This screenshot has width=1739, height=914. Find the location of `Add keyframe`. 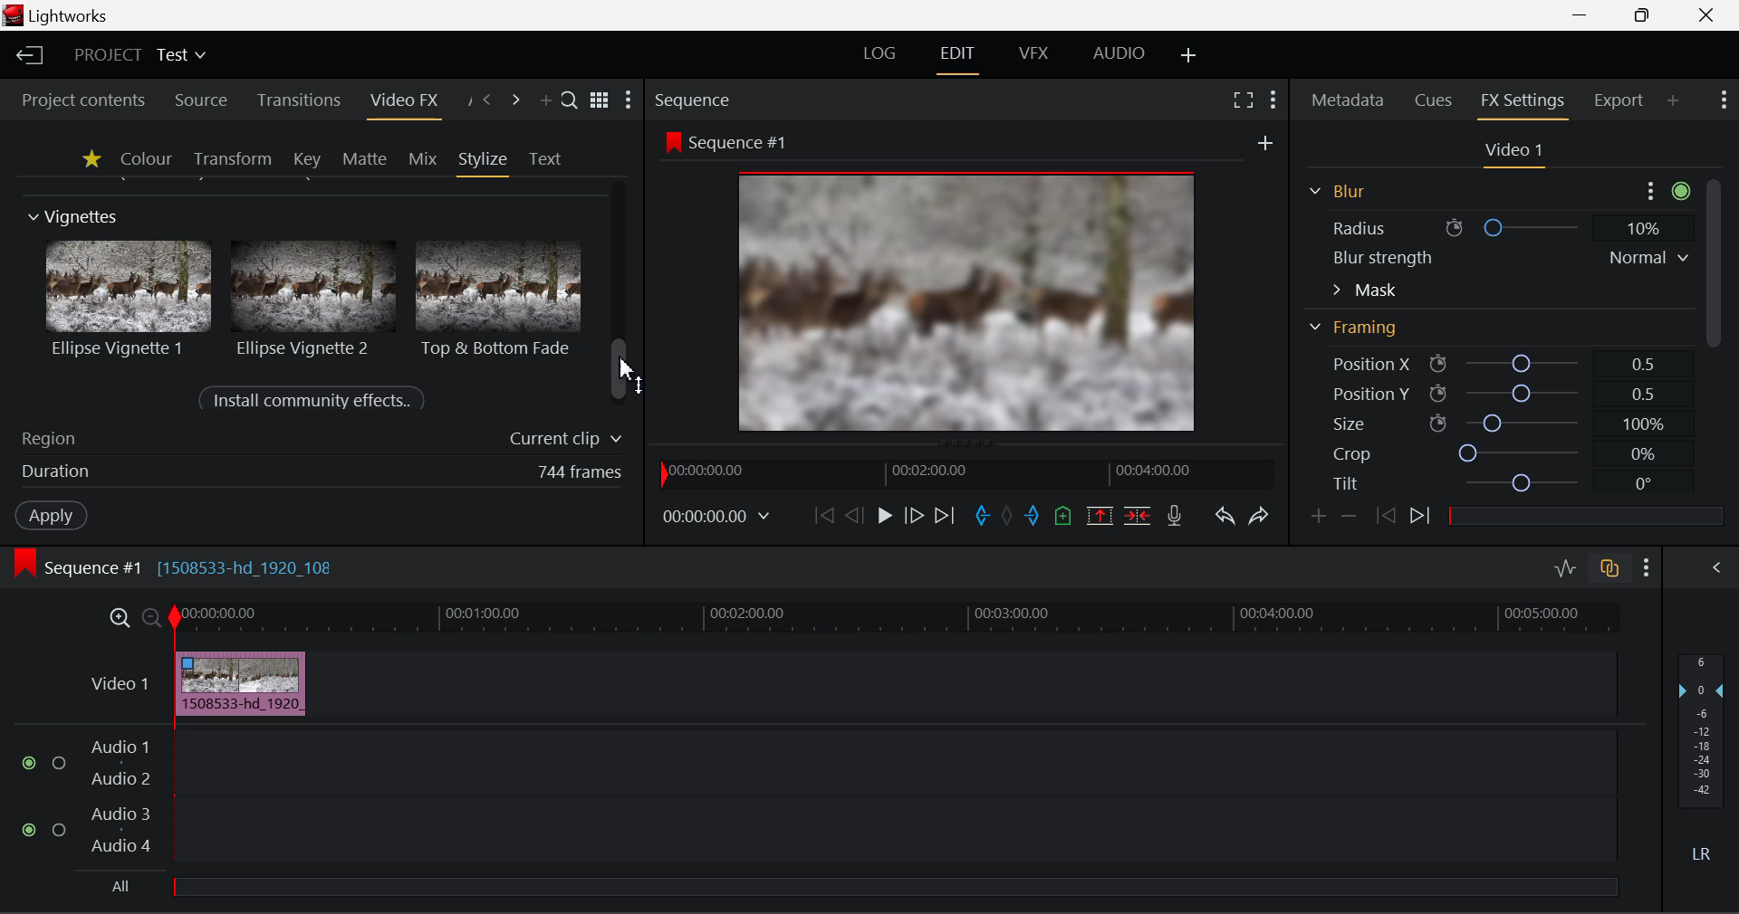

Add keyframe is located at coordinates (1317, 517).